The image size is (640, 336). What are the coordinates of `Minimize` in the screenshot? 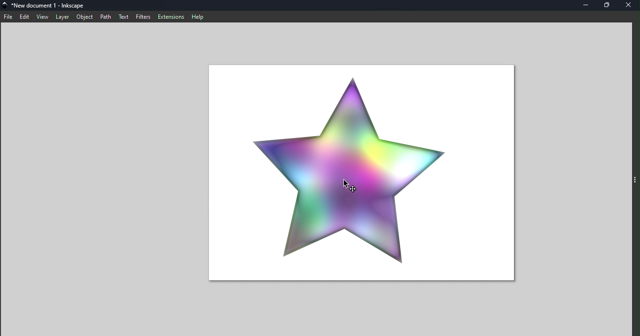 It's located at (583, 6).